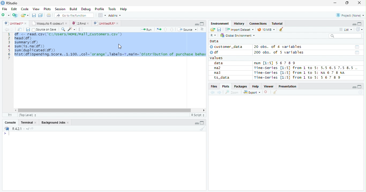  What do you see at coordinates (240, 87) in the screenshot?
I see `Packages` at bounding box center [240, 87].